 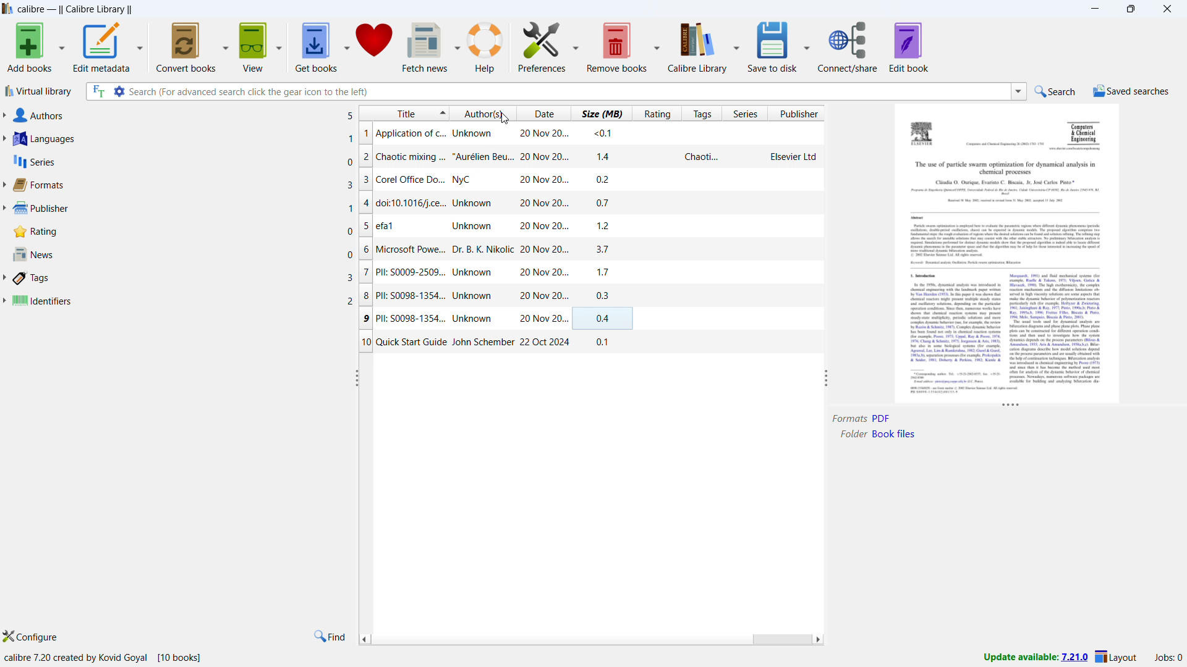 What do you see at coordinates (474, 296) in the screenshot?
I see `Pll: S0098-1354... Unknown 20 Nov 20...` at bounding box center [474, 296].